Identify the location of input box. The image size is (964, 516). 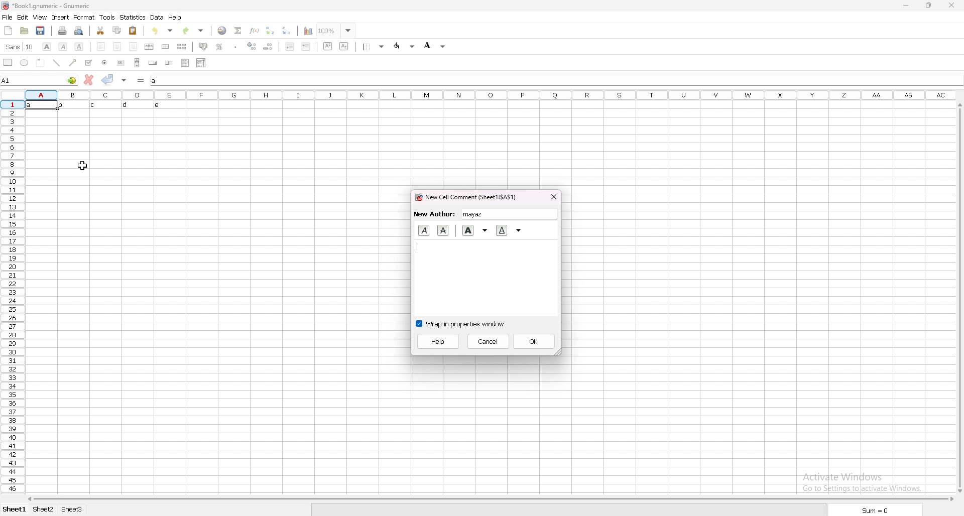
(556, 81).